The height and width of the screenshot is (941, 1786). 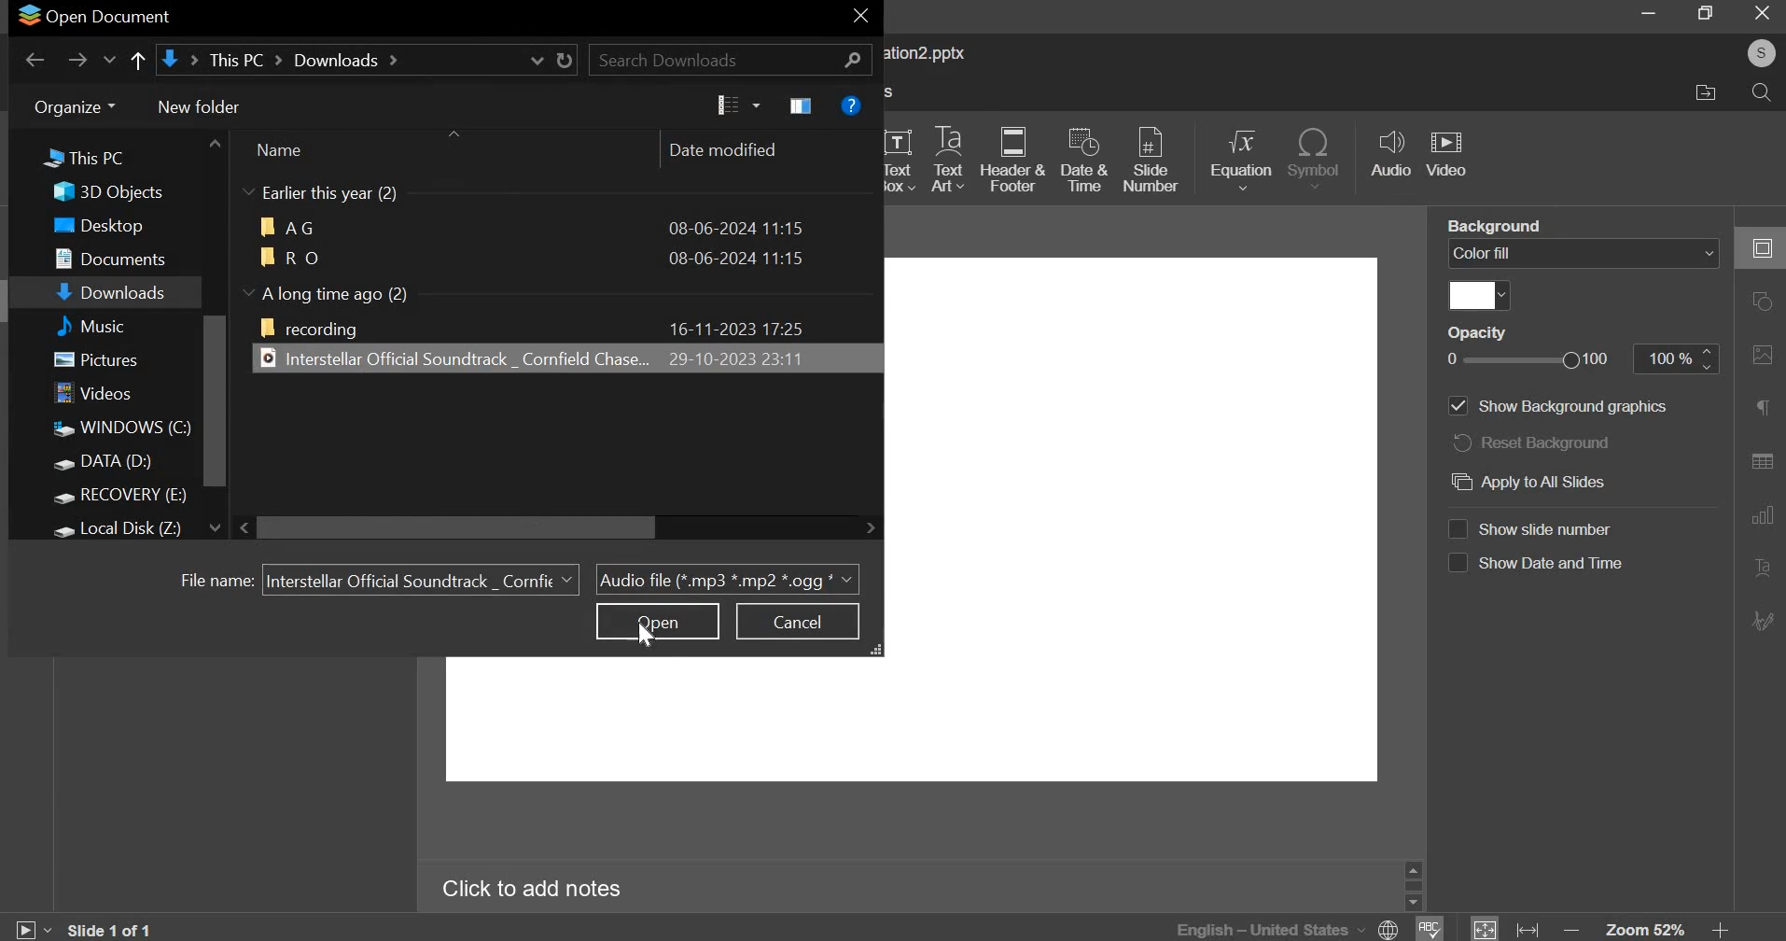 I want to click on creation date, so click(x=734, y=328).